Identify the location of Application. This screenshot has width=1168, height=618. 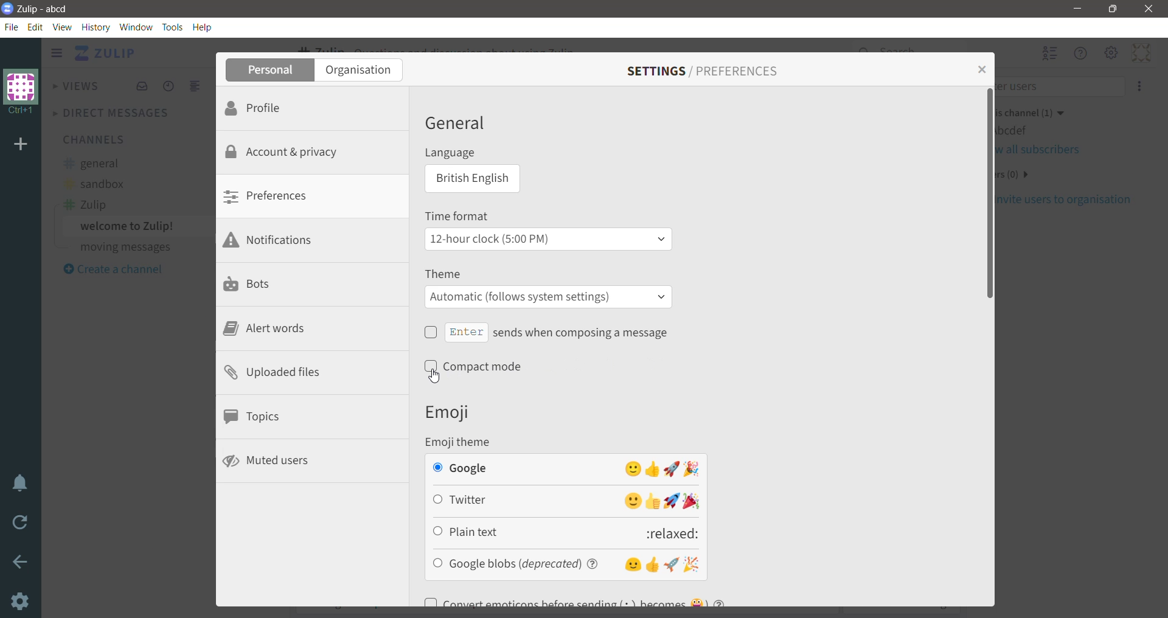
(107, 54).